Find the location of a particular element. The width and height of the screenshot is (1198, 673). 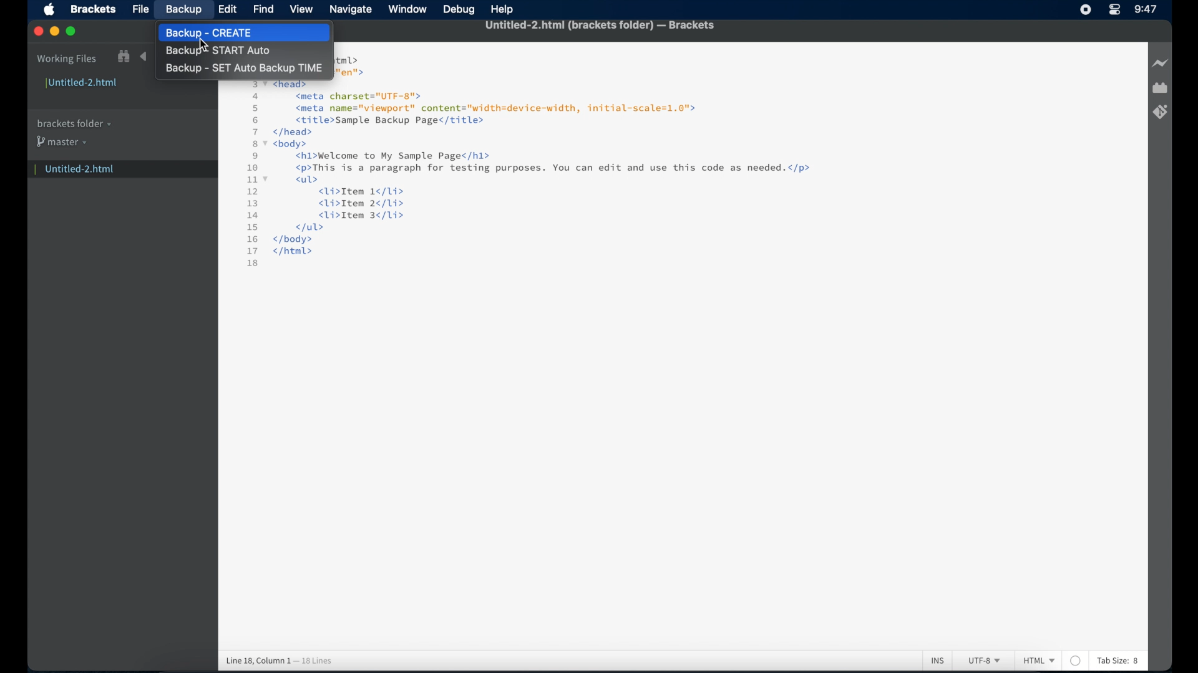

apple icon is located at coordinates (49, 10).